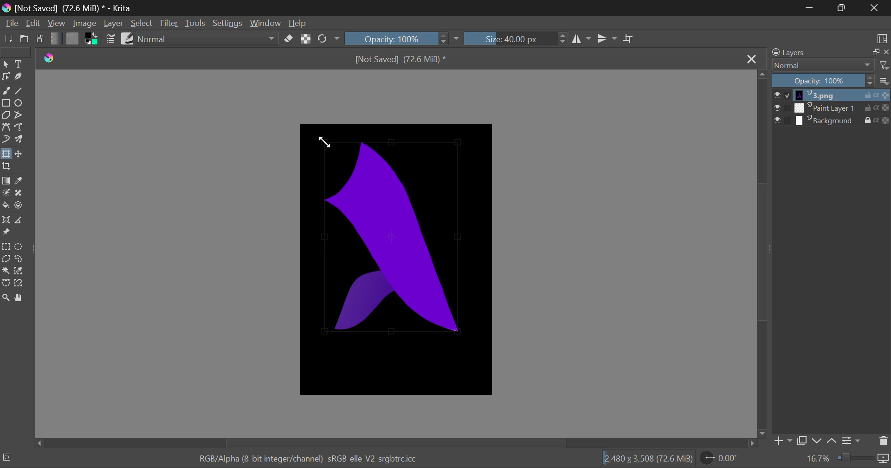 The height and width of the screenshot is (468, 891). Describe the element at coordinates (197, 23) in the screenshot. I see `Tools` at that location.